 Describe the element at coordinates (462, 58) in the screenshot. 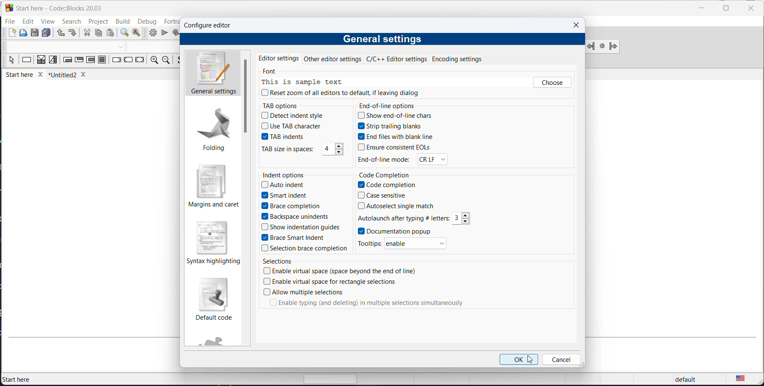

I see `encoding settings` at that location.